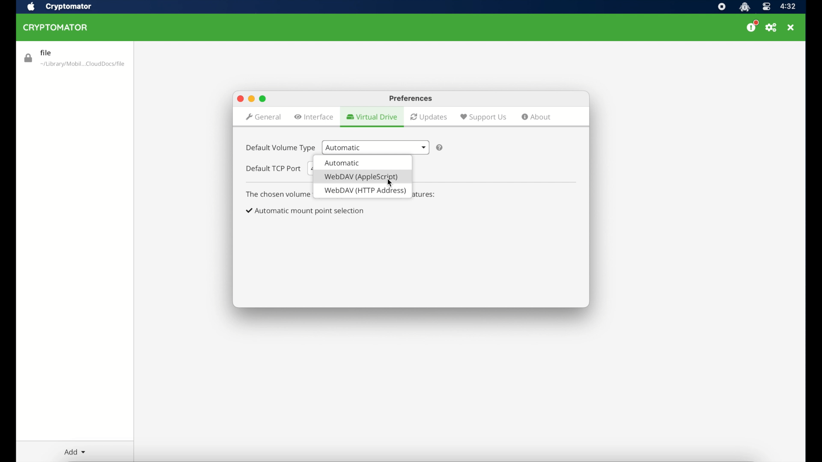 This screenshot has height=462, width=822. I want to click on preferences, so click(772, 27).